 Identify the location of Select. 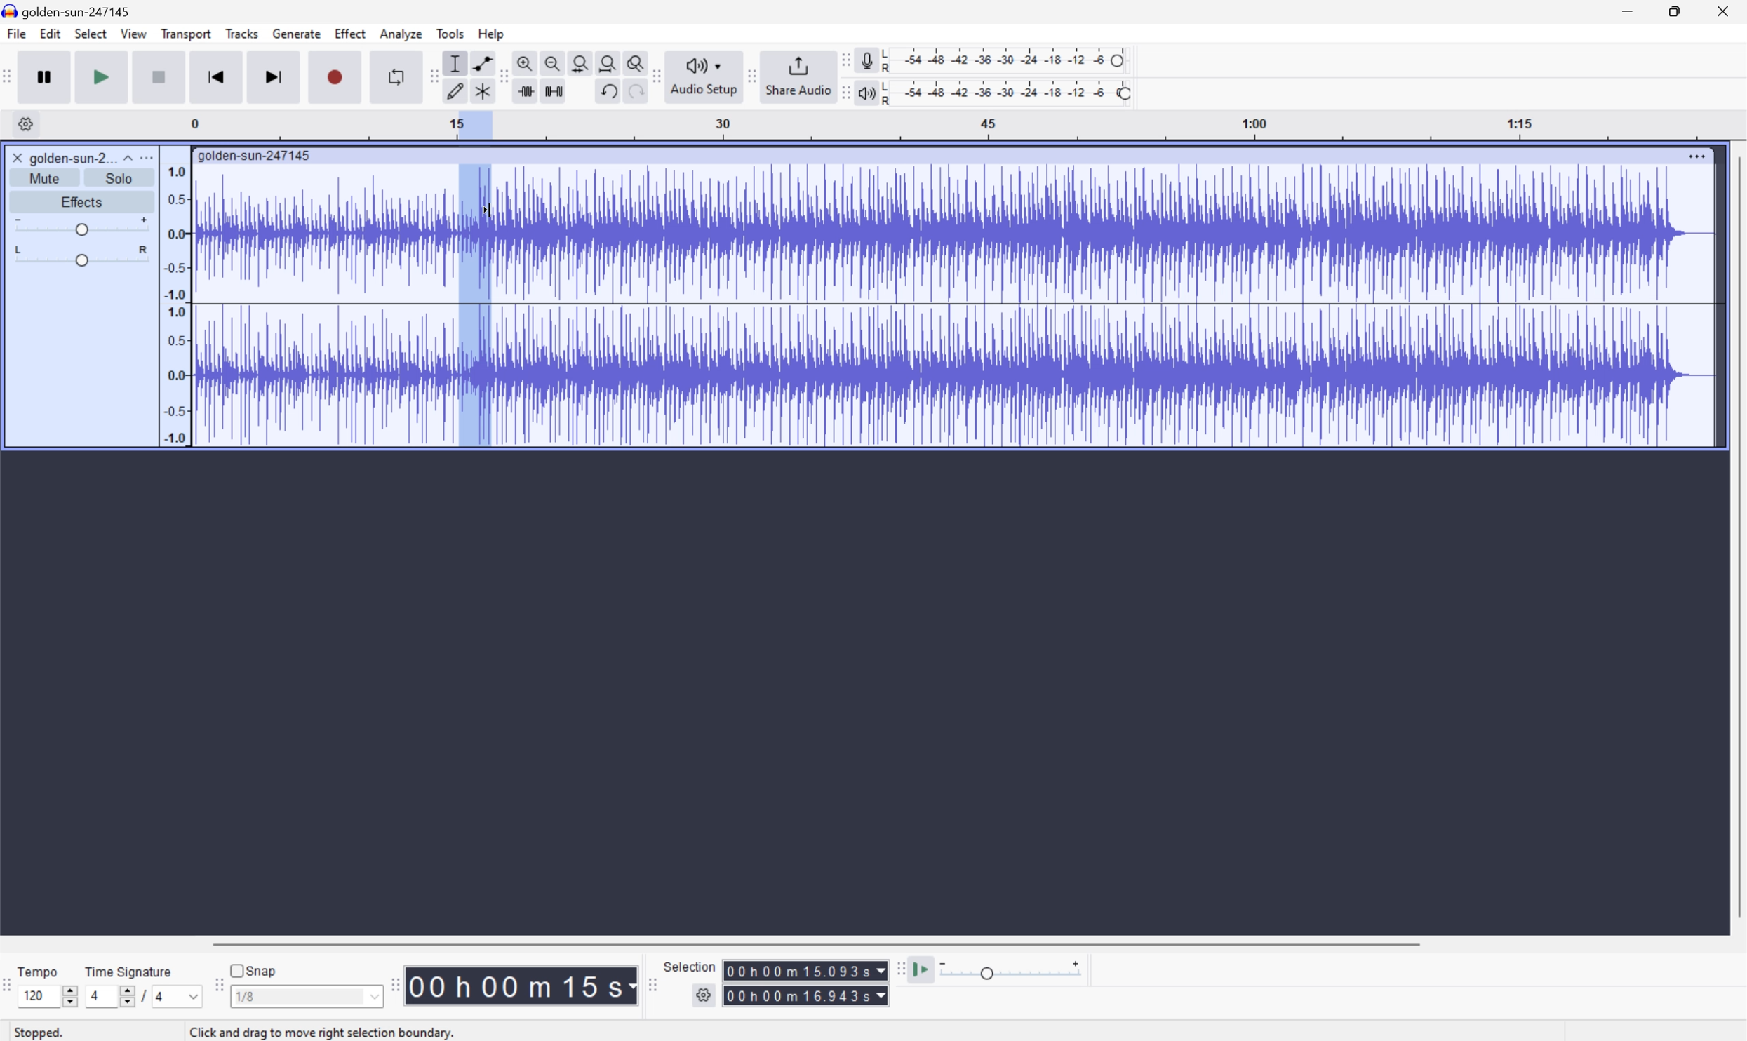
(91, 35).